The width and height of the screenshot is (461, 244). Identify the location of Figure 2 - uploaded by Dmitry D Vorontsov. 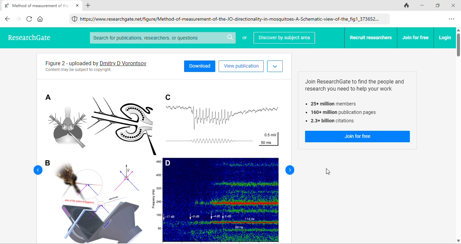
(69, 63).